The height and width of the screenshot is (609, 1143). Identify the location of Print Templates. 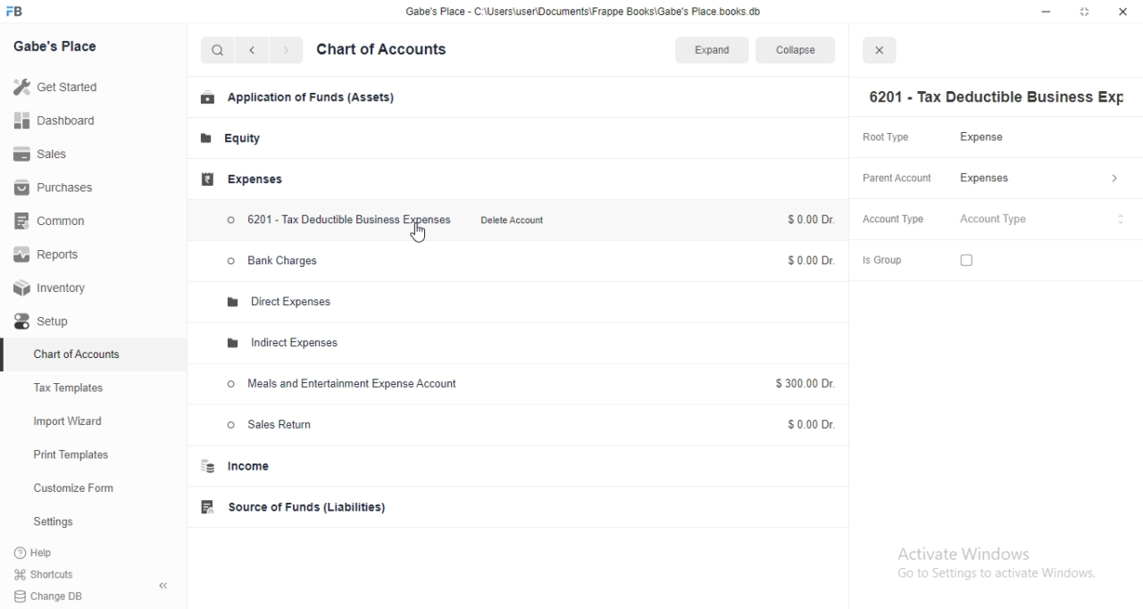
(70, 454).